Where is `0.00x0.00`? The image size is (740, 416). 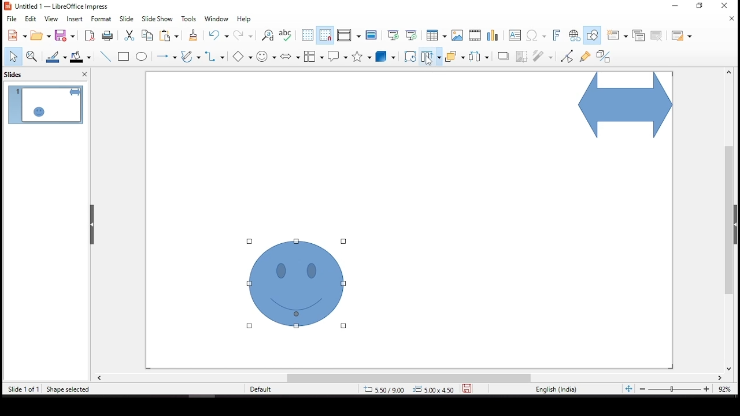
0.00x0.00 is located at coordinates (433, 389).